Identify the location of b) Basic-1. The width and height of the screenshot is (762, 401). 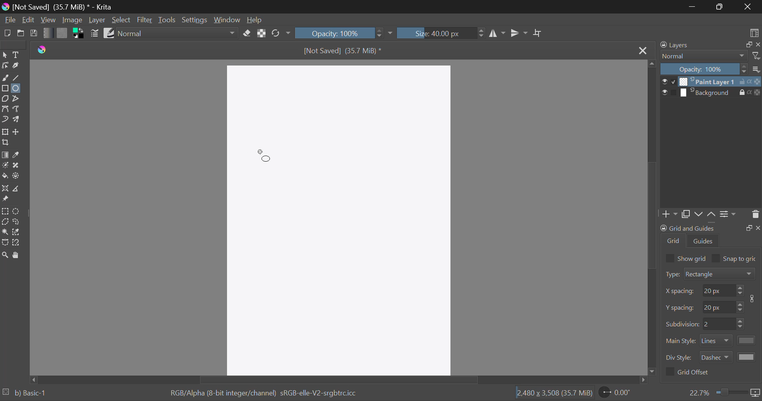
(33, 393).